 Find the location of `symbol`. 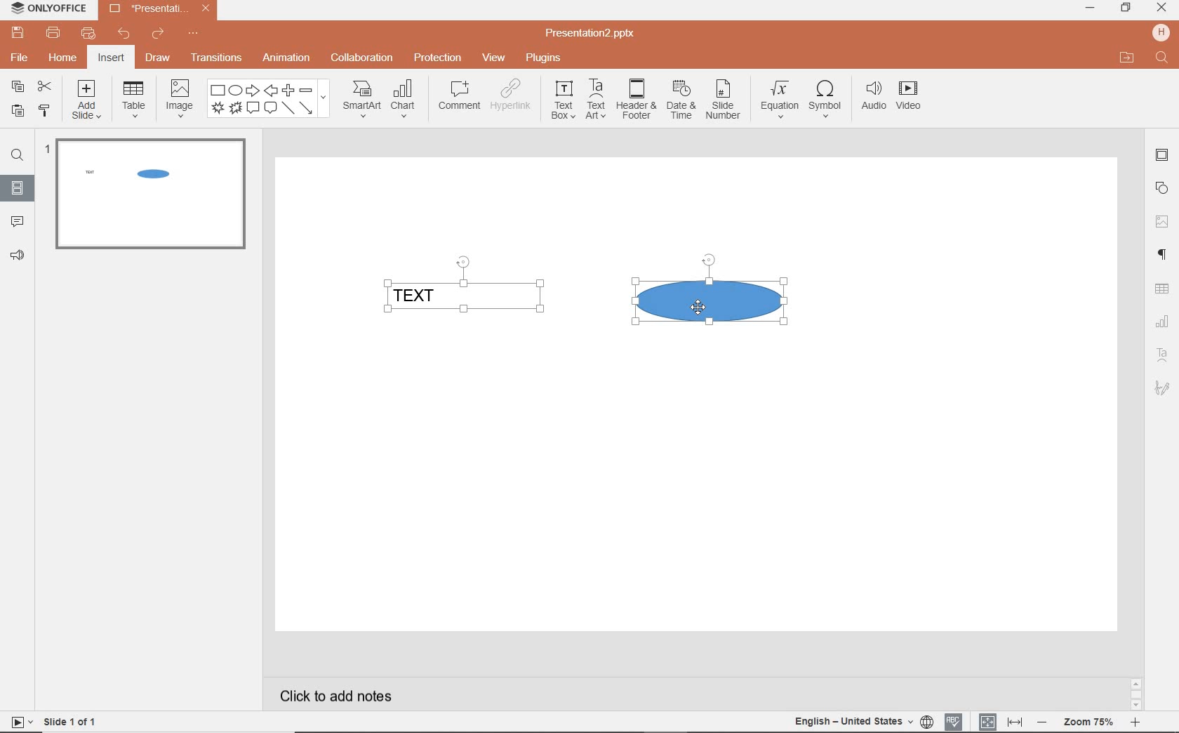

symbol is located at coordinates (823, 102).